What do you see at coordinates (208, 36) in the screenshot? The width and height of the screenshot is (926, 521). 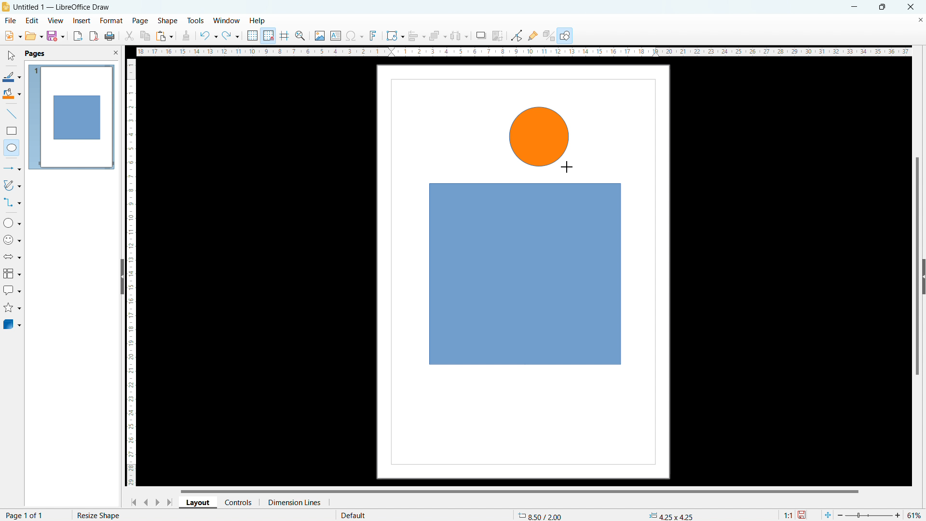 I see `undo` at bounding box center [208, 36].